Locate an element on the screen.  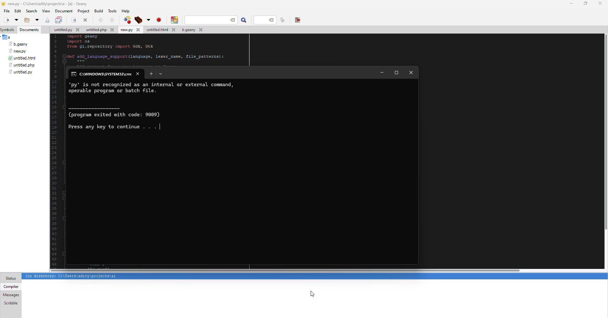
exit is located at coordinates (296, 20).